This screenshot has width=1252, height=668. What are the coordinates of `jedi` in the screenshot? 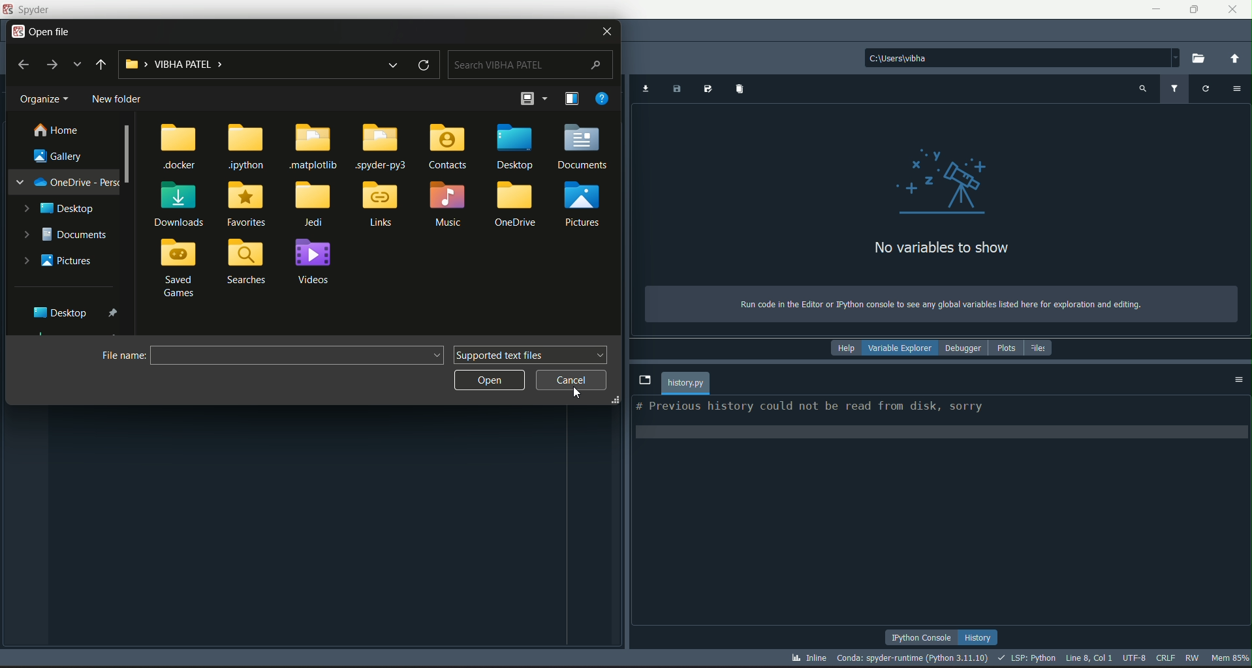 It's located at (314, 205).